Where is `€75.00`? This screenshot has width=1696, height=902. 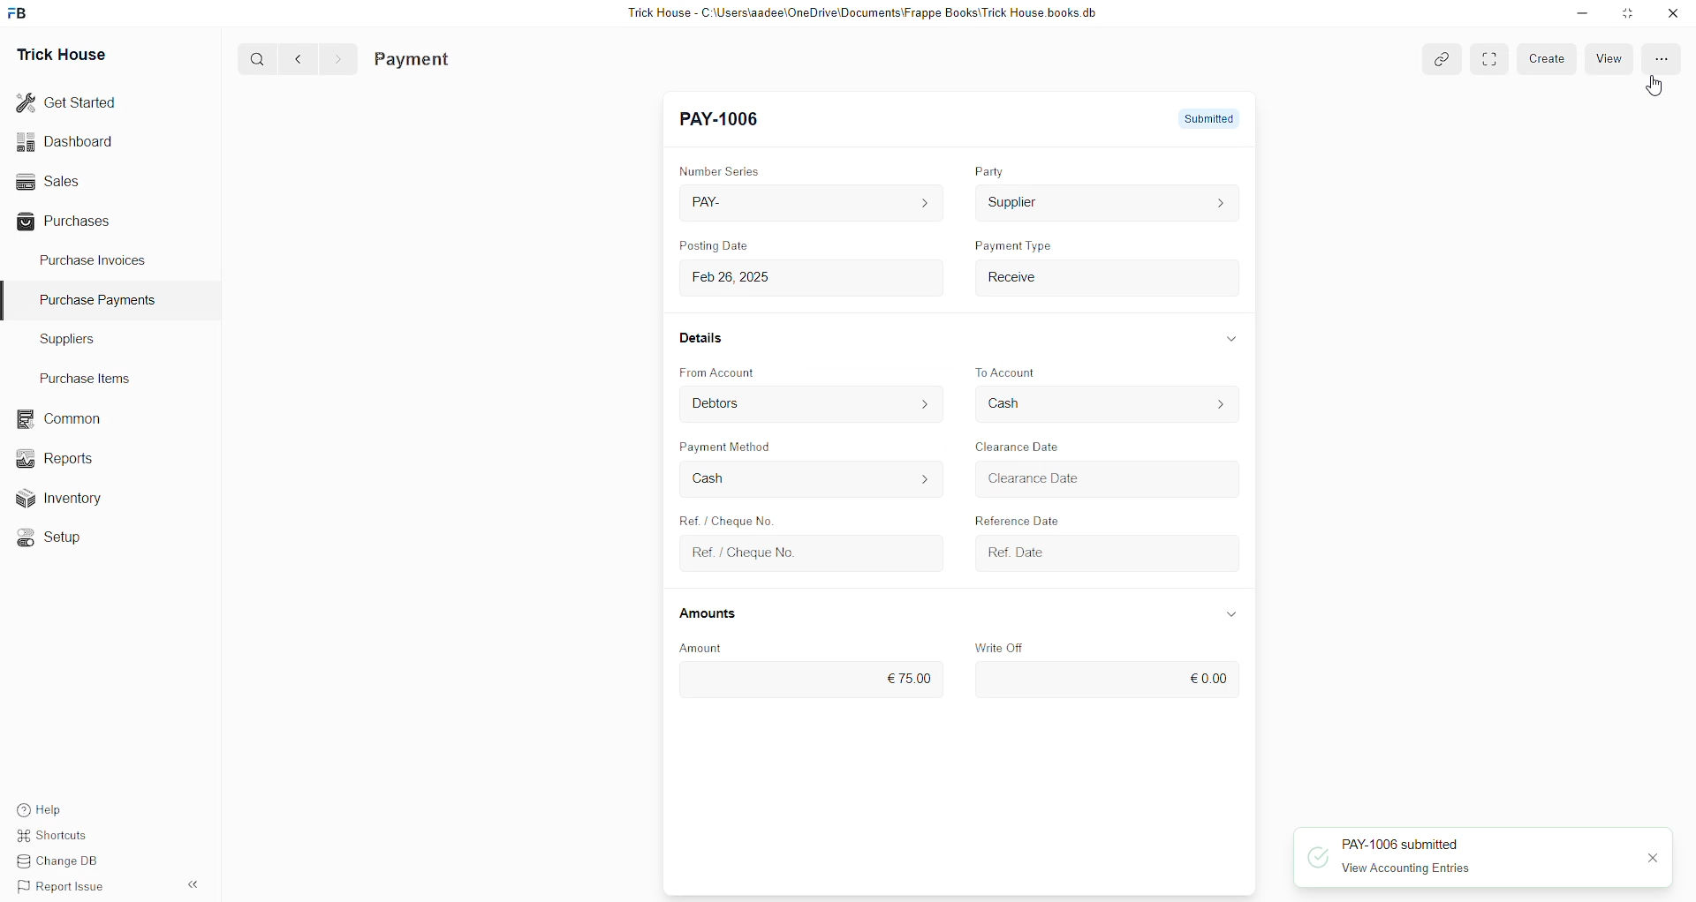 €75.00 is located at coordinates (899, 676).